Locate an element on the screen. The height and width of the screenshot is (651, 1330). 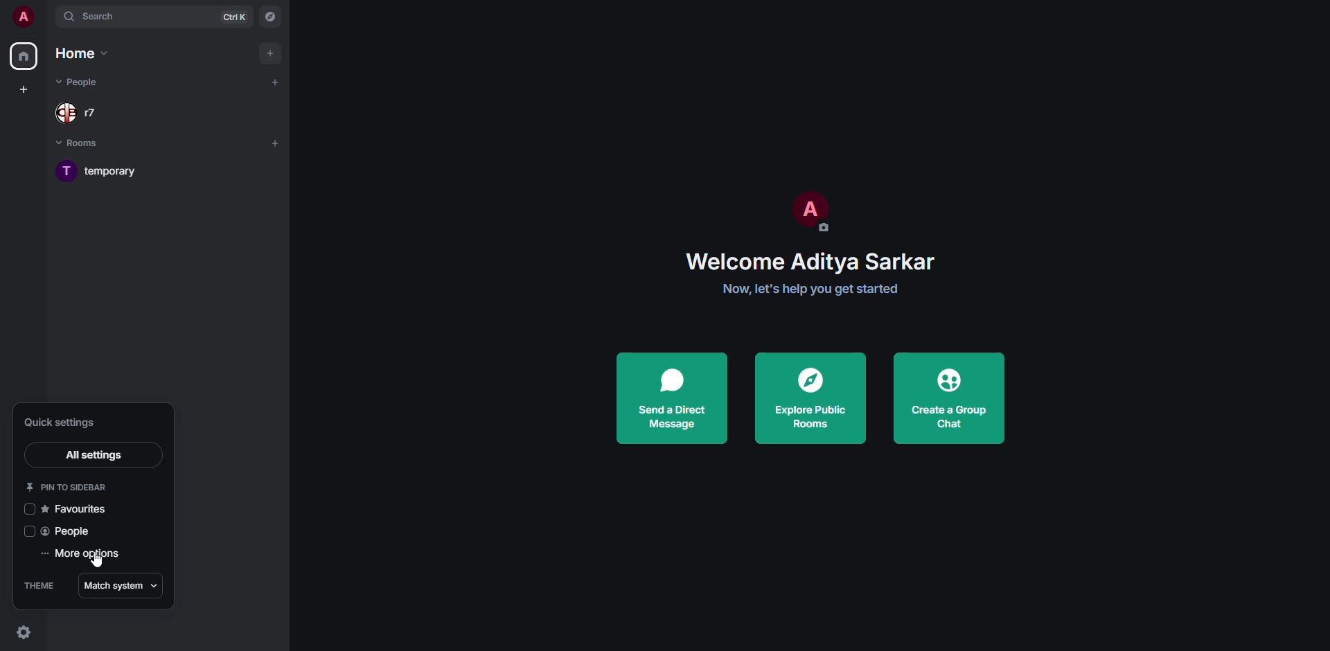
navigator is located at coordinates (269, 16).